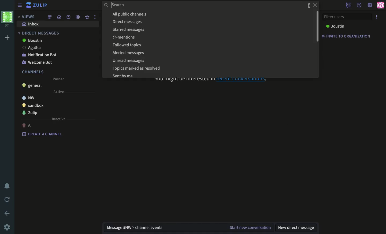 The width and height of the screenshot is (386, 234). What do you see at coordinates (349, 36) in the screenshot?
I see `invite to organization` at bounding box center [349, 36].